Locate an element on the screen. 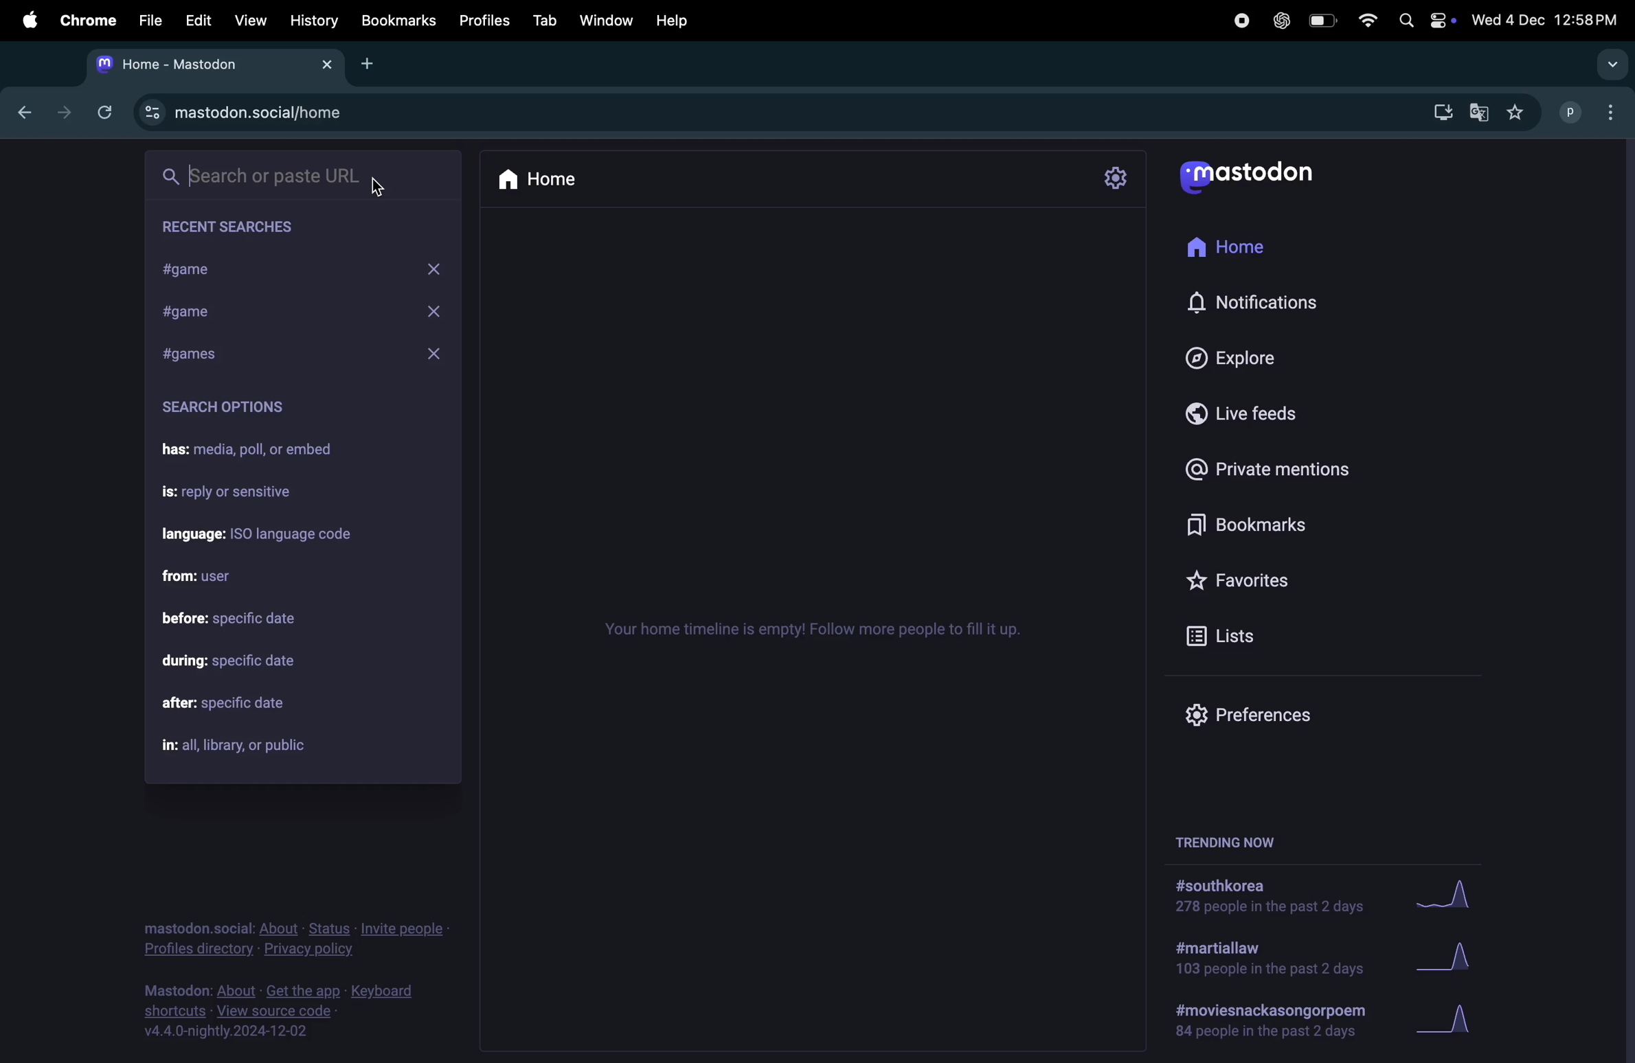 The image size is (1635, 1063). mastodon url is located at coordinates (249, 113).